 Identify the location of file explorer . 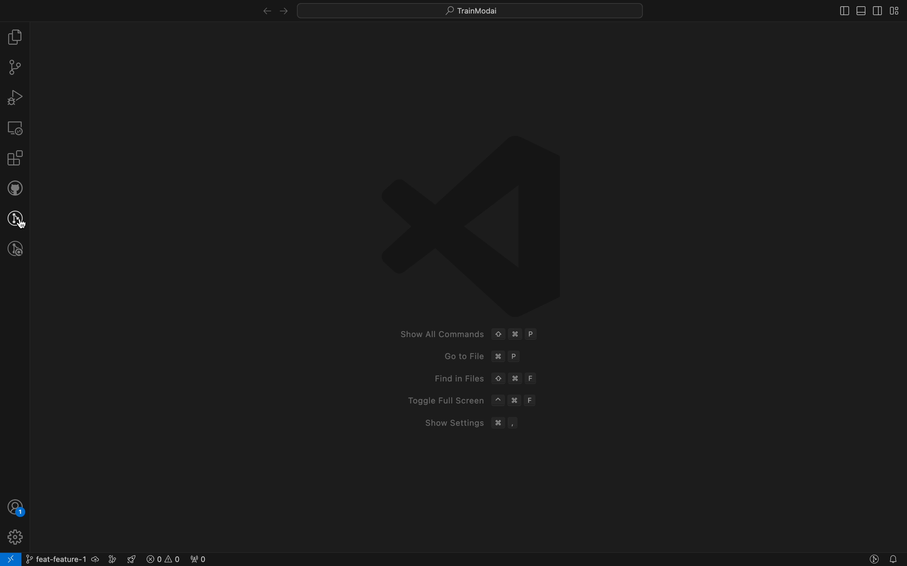
(14, 36).